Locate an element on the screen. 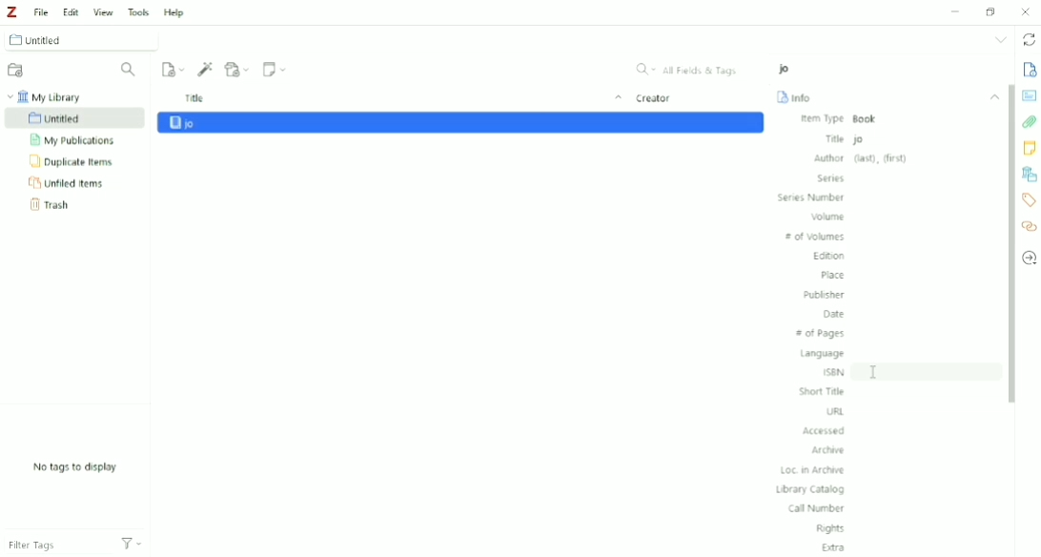 Image resolution: width=1041 pixels, height=557 pixels. Date is located at coordinates (831, 314).